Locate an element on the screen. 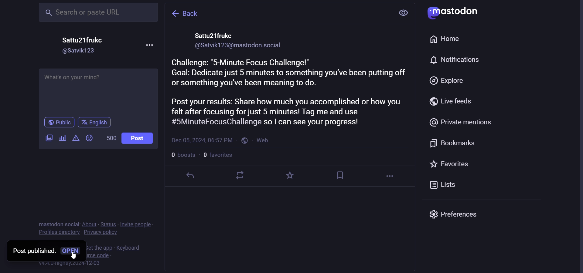 This screenshot has width=583, height=273. get the app is located at coordinates (100, 248).